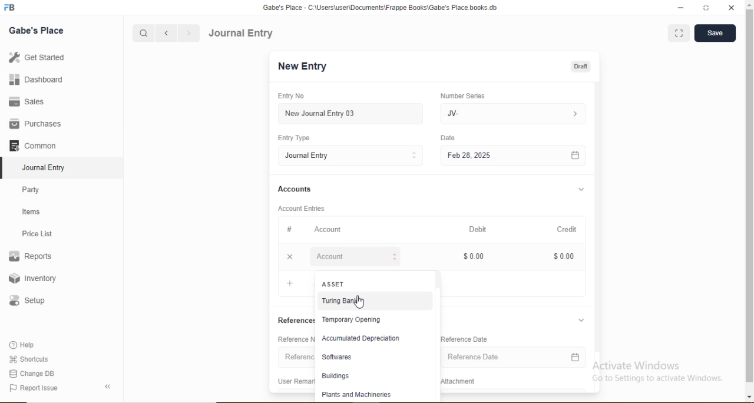 The image size is (754, 403). I want to click on Stepper Buttons, so click(415, 156).